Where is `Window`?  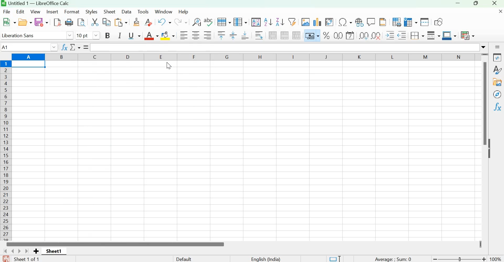 Window is located at coordinates (163, 11).